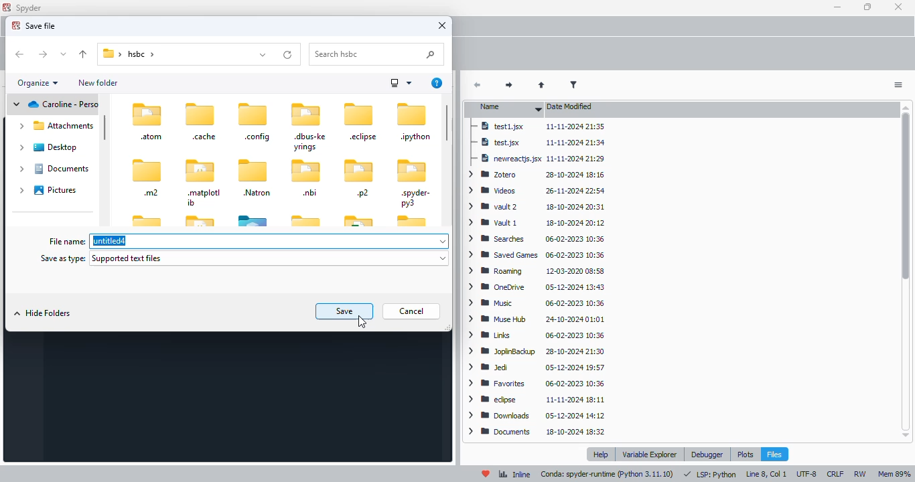 This screenshot has width=915, height=482. What do you see at coordinates (860, 474) in the screenshot?
I see `RW` at bounding box center [860, 474].